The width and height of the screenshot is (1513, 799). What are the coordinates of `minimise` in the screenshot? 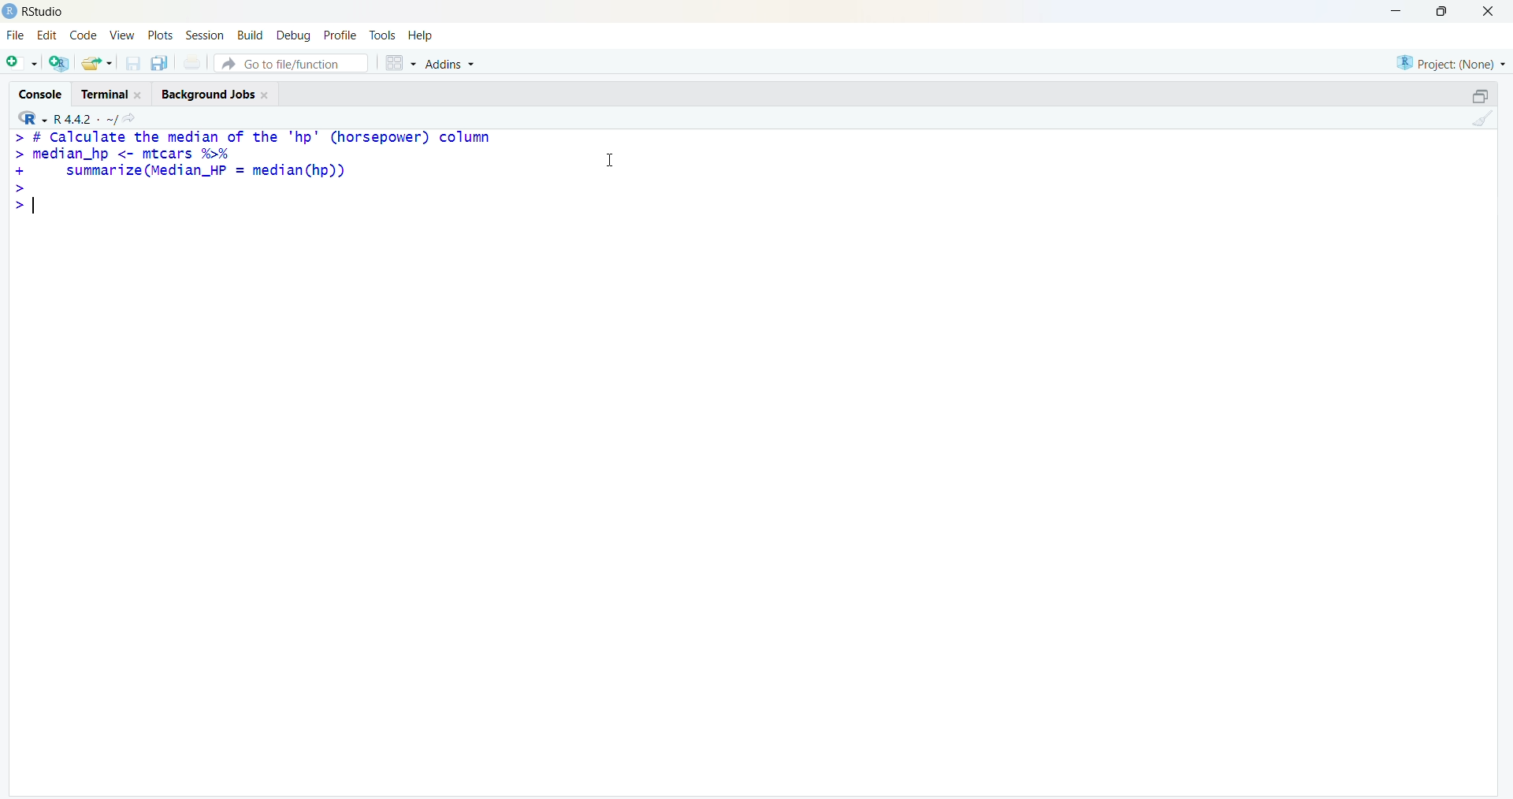 It's located at (1396, 10).